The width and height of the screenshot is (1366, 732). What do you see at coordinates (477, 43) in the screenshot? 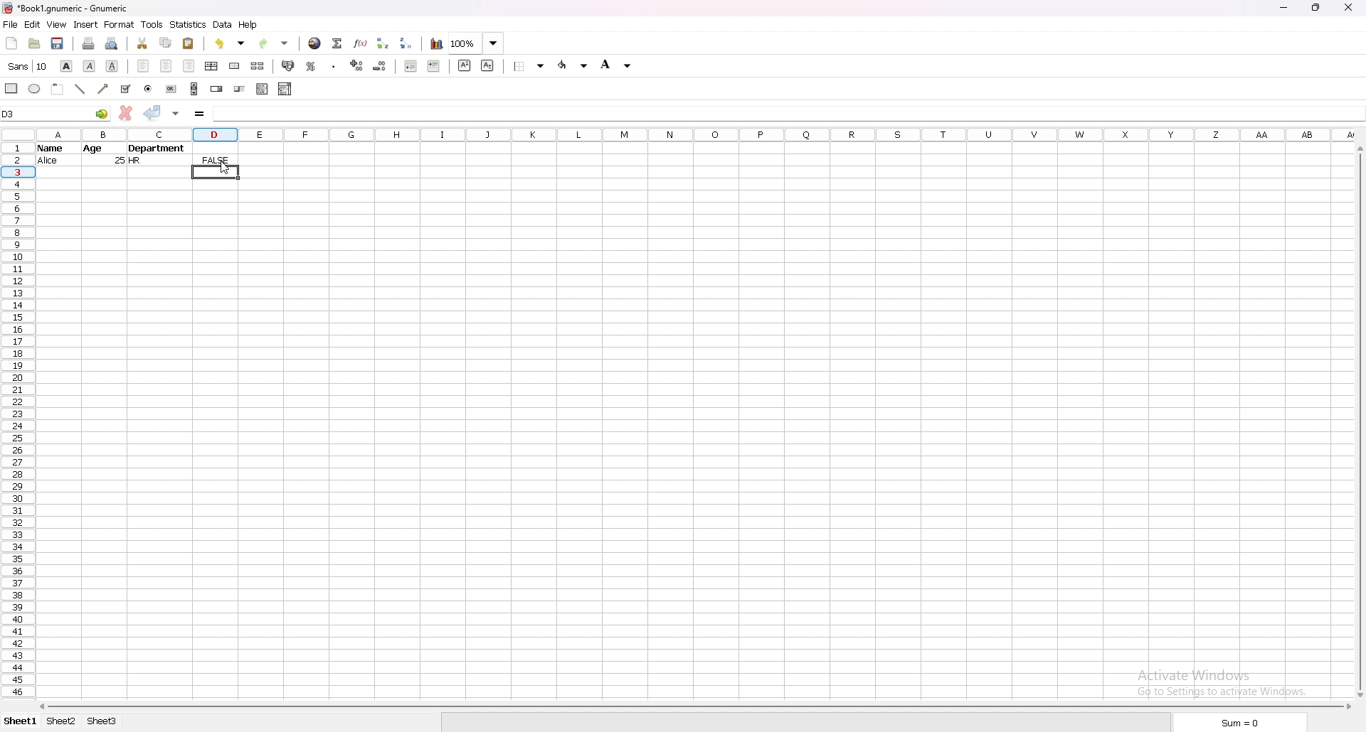
I see `zoom` at bounding box center [477, 43].